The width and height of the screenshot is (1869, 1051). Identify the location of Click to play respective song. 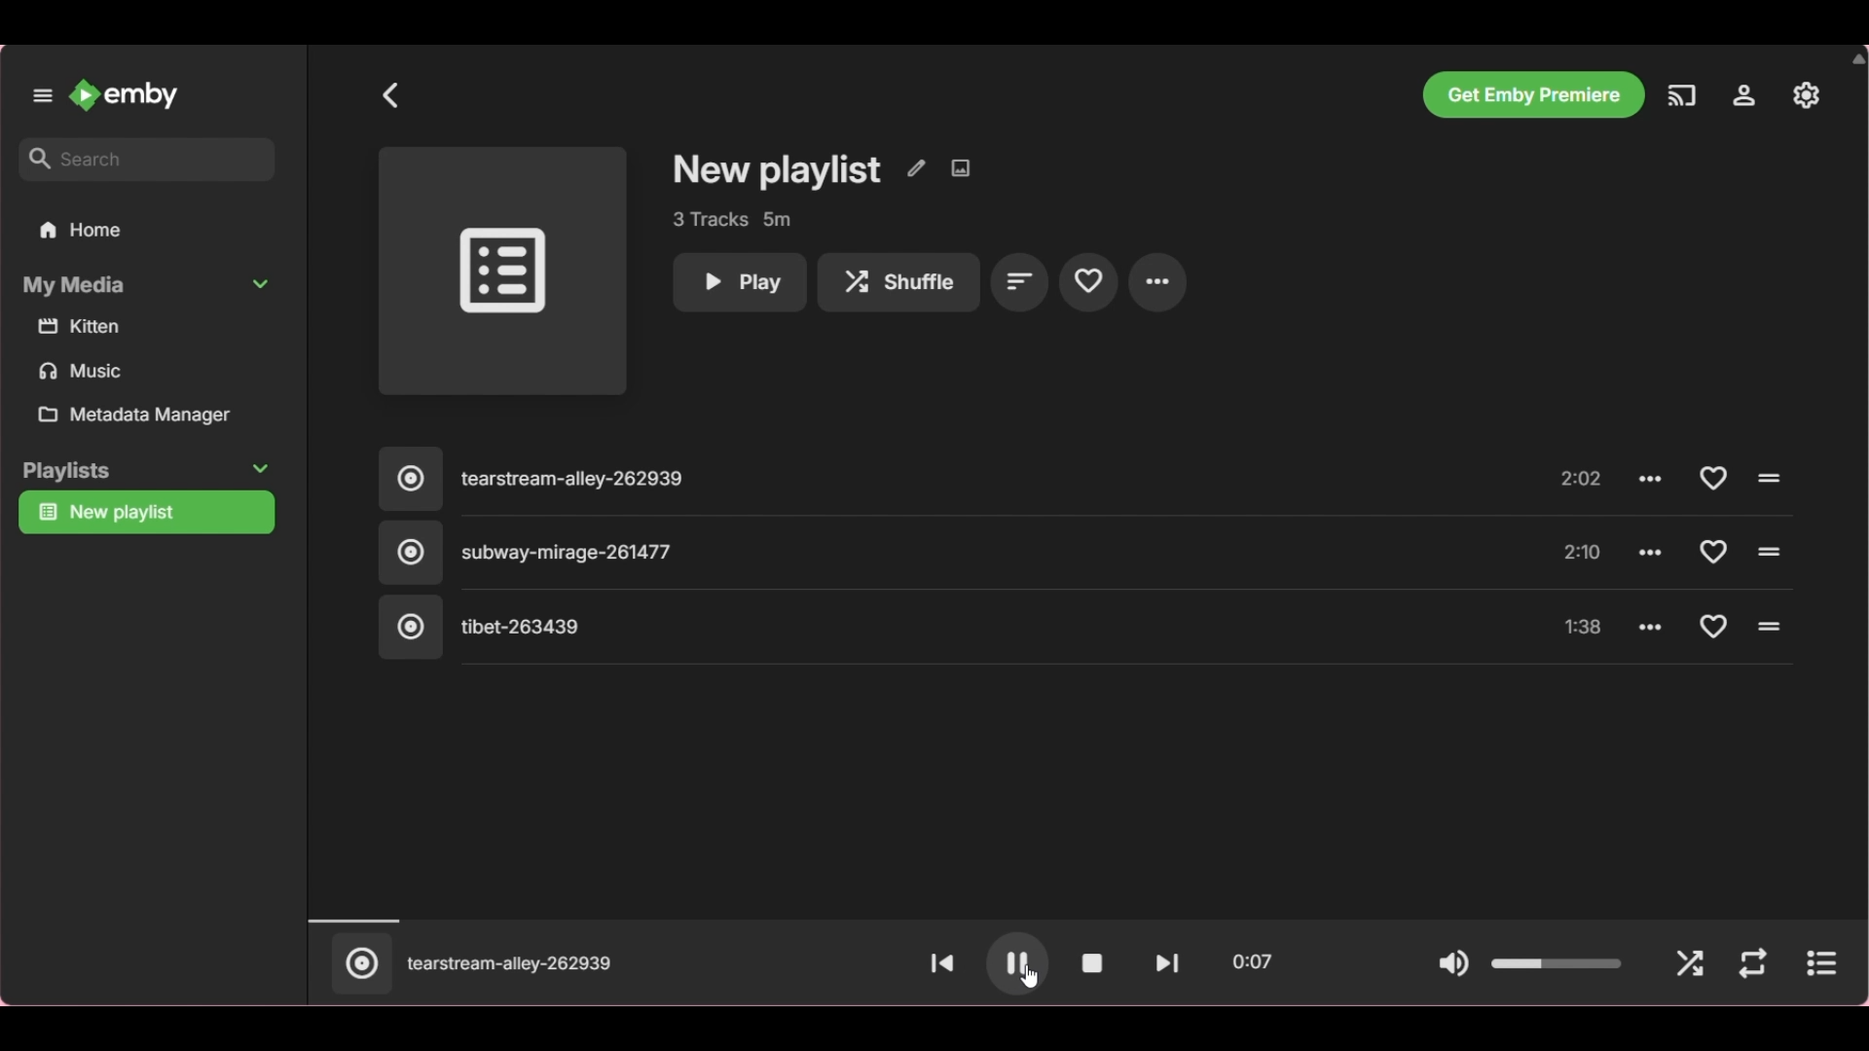
(1769, 551).